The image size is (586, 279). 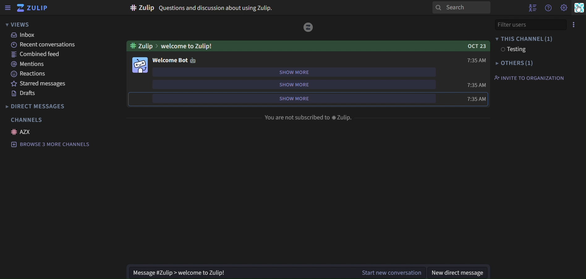 I want to click on image, so click(x=308, y=27).